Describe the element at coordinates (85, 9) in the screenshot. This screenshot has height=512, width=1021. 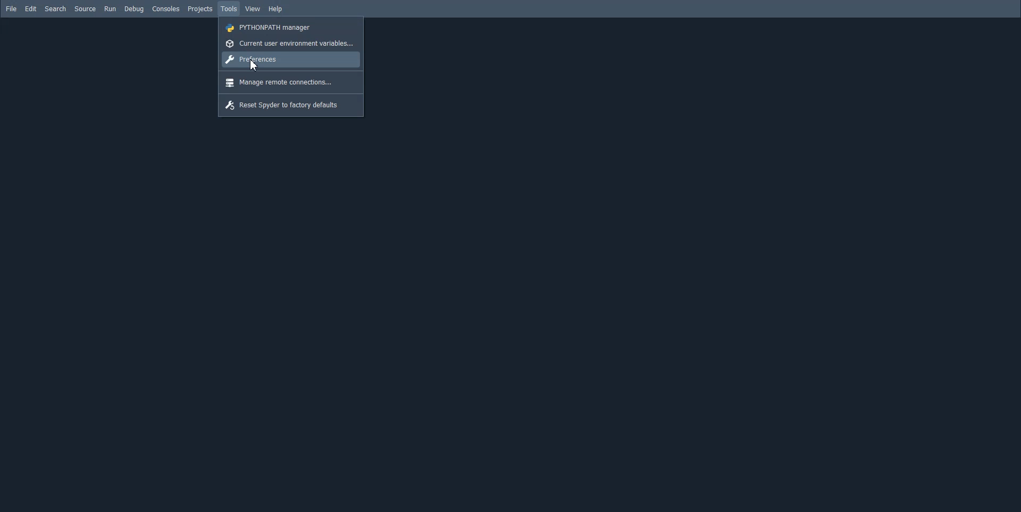
I see `Source` at that location.